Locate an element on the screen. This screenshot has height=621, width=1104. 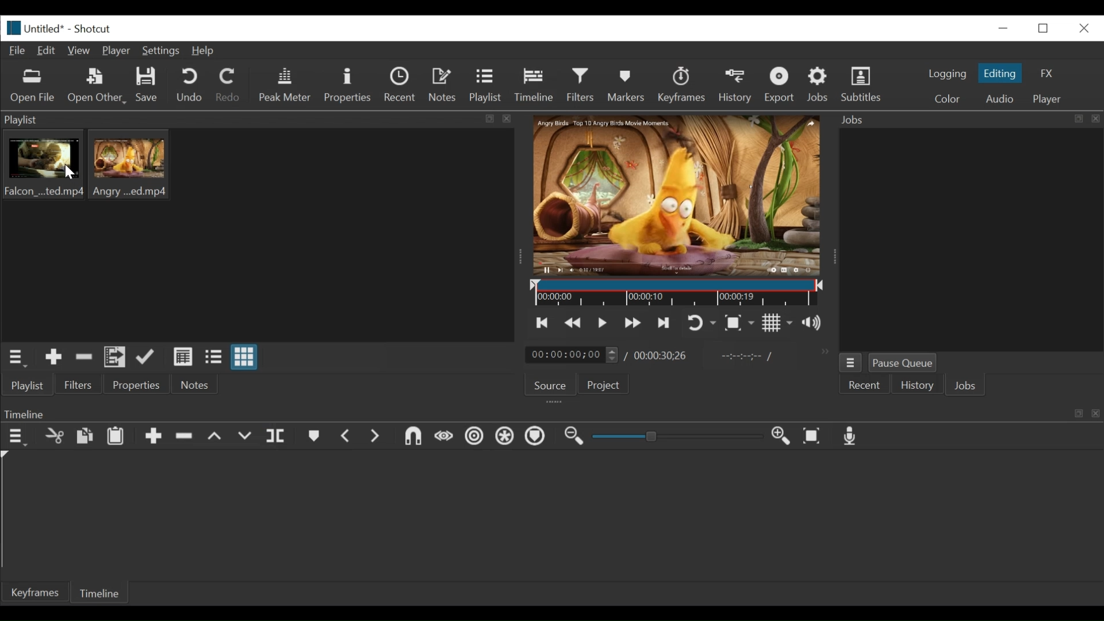
split at playhead is located at coordinates (277, 437).